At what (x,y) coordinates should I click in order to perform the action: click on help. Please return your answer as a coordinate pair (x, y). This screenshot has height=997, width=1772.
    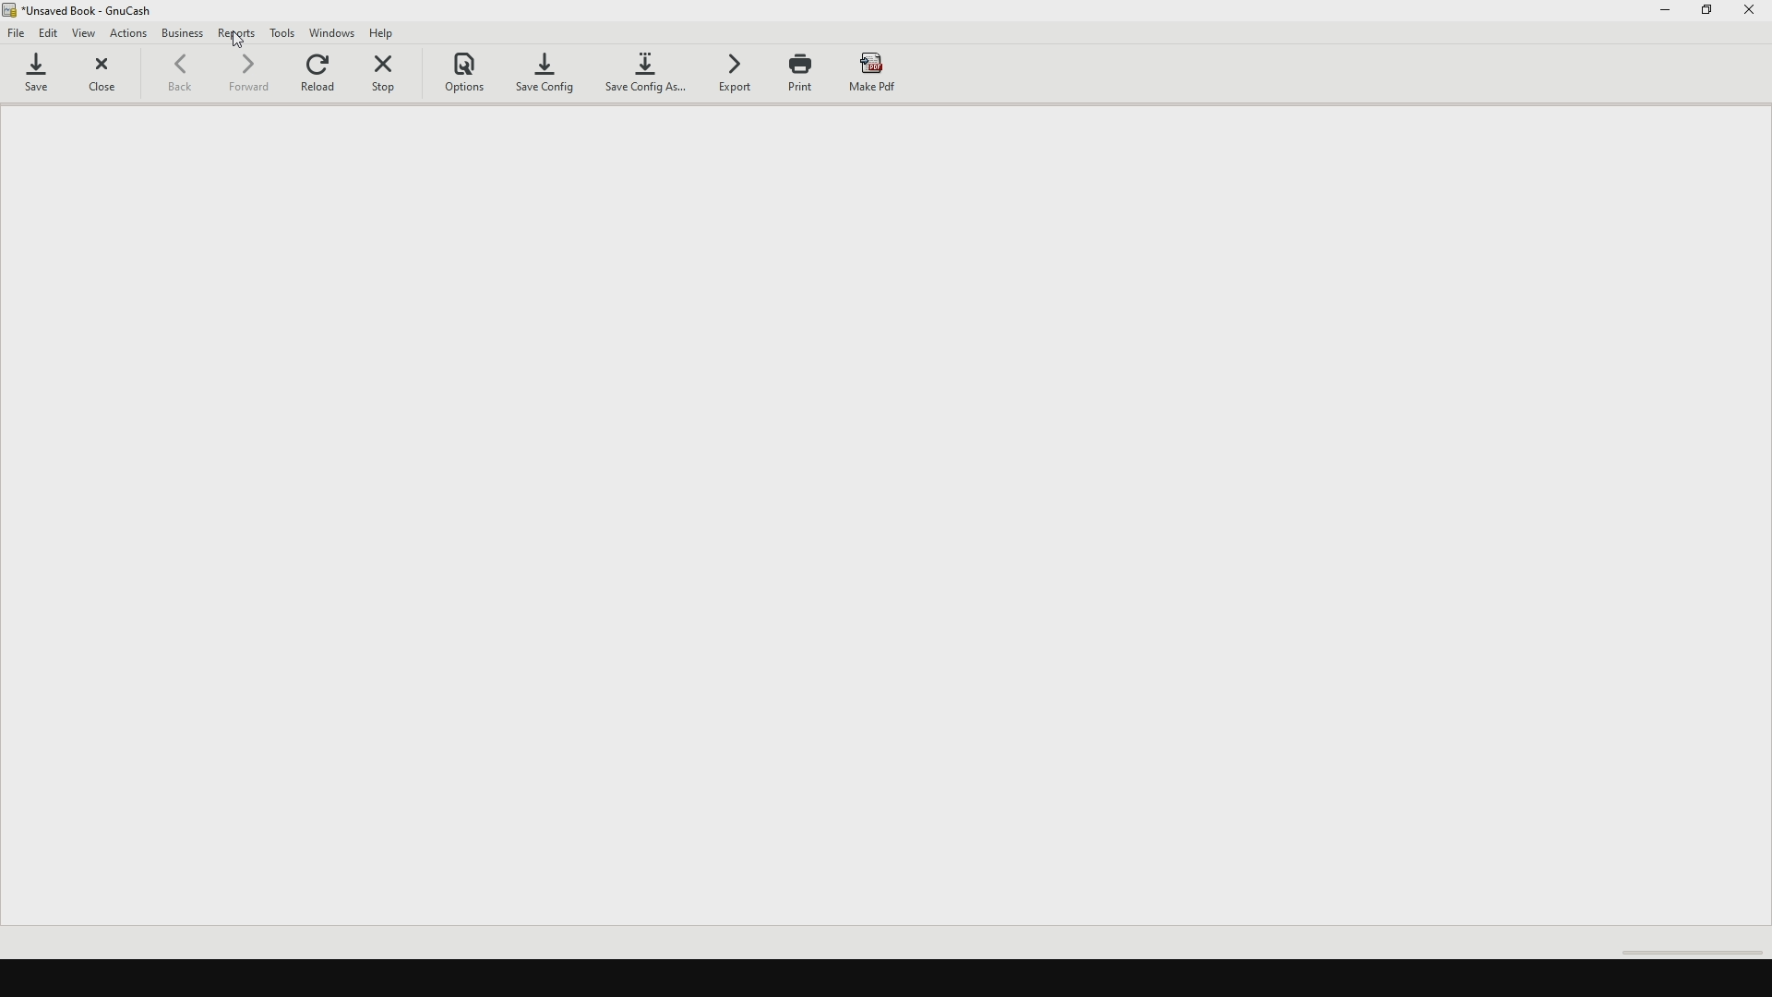
    Looking at the image, I should click on (391, 32).